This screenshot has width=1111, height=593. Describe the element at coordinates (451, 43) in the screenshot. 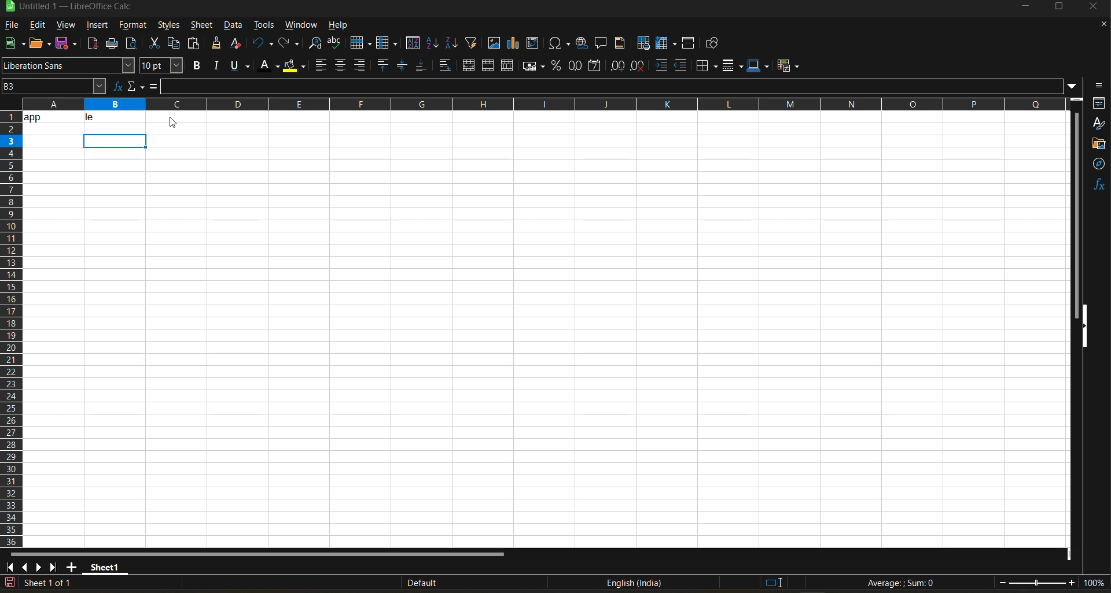

I see `sort descending` at that location.